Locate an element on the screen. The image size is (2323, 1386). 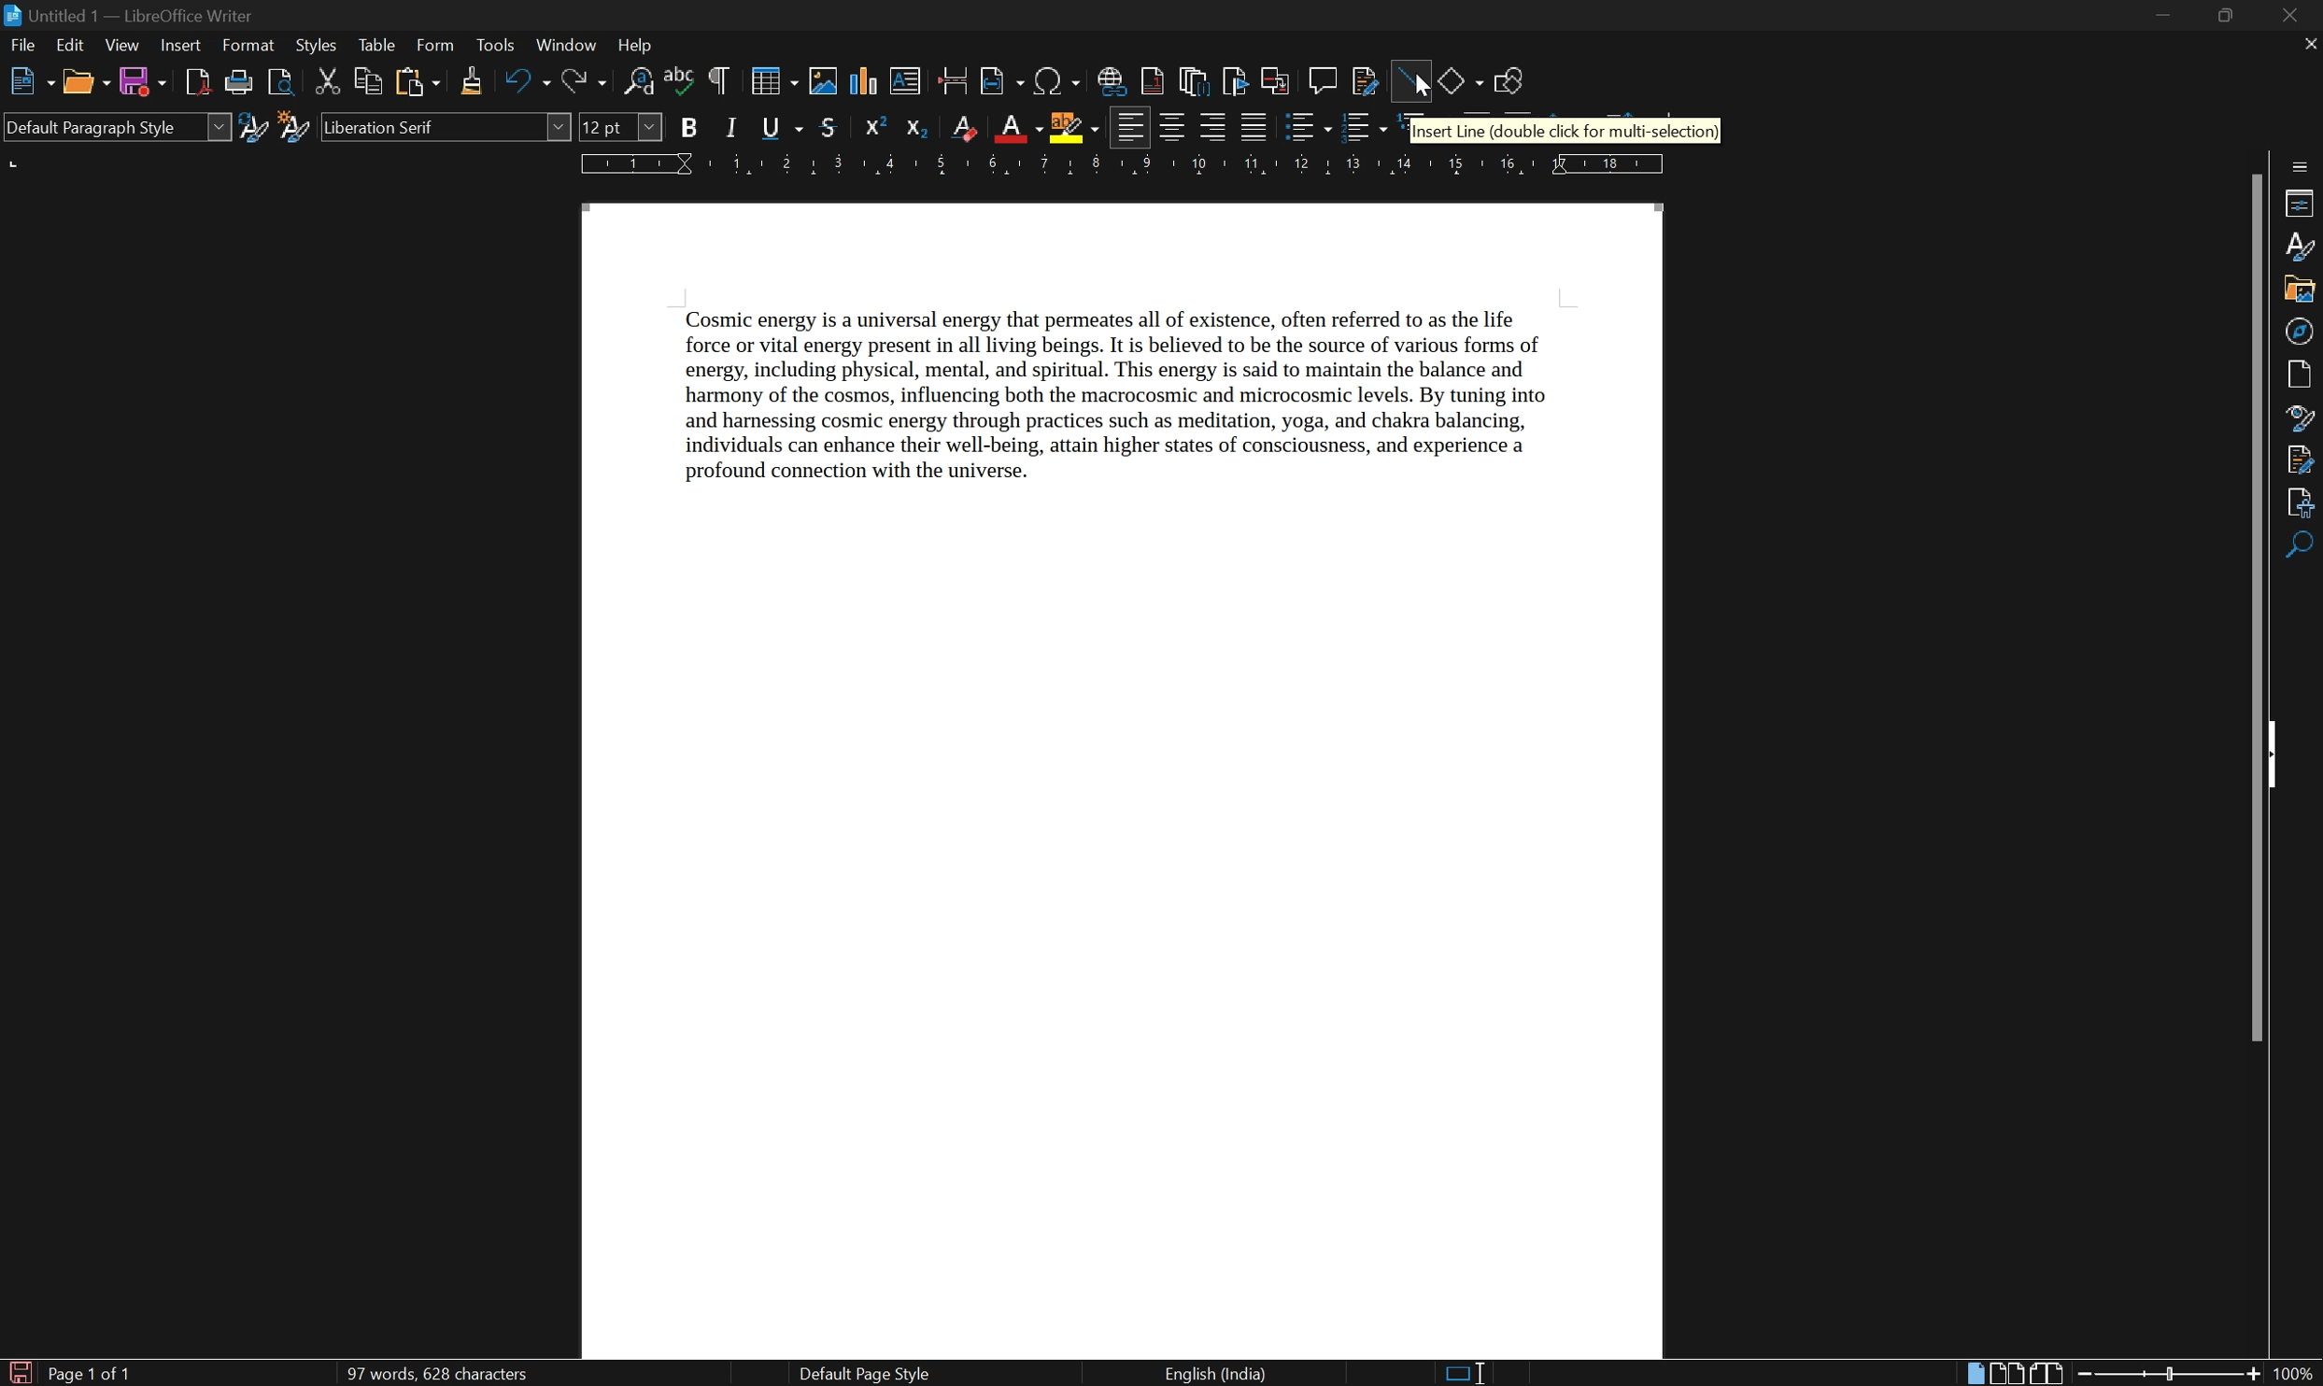
Cosmic energy is a universal energy that permeates all of existence, often referred to as the life
force or vital energy present in all living beings. It is believed to be the source of various forms of
energy, including physical, mental, and spiritual. This energy is said to maintain the balance and
harmony of the cosmos, influencing both the macrocosmic and microcosmic levels. By tuning into
and harnessing cosmic energy through practices such as meditation, yoga, and chakra balancing,
individuals can enhance their well-being, attain higher states of consciousness, and experience a
profound connection with the universe. is located at coordinates (1126, 411).